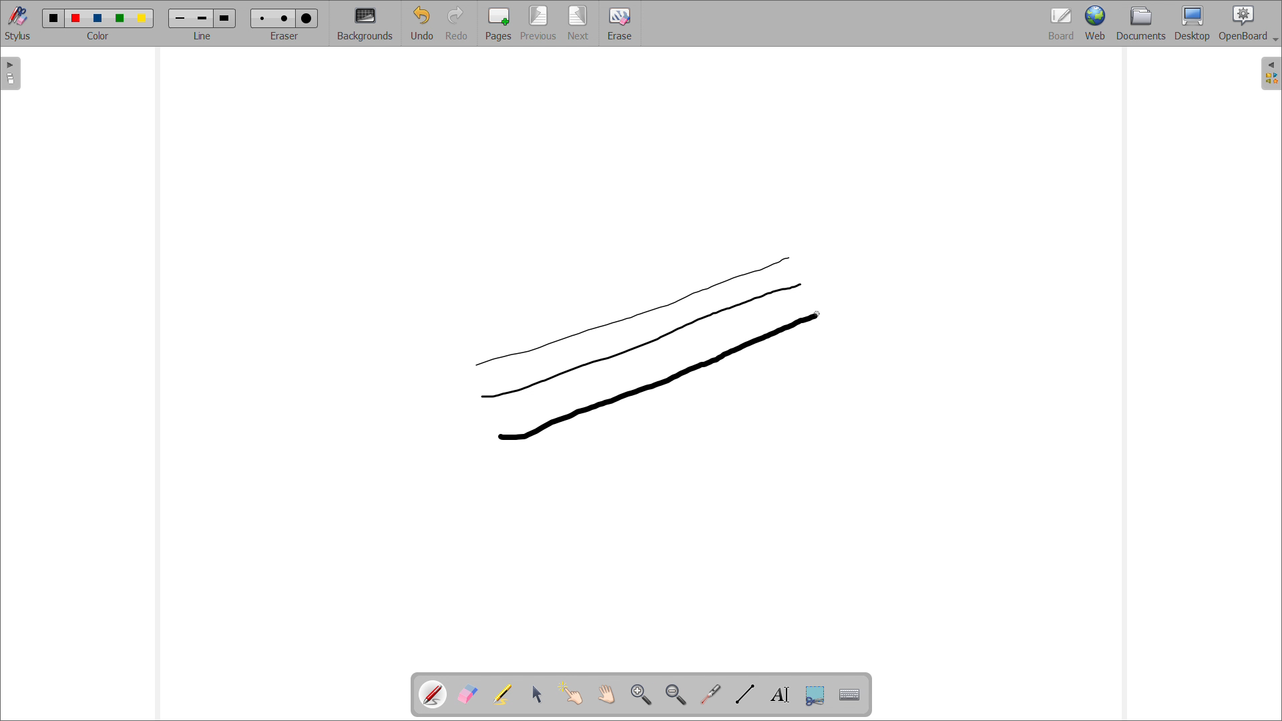 This screenshot has height=721, width=1282. What do you see at coordinates (1095, 23) in the screenshot?
I see `web` at bounding box center [1095, 23].